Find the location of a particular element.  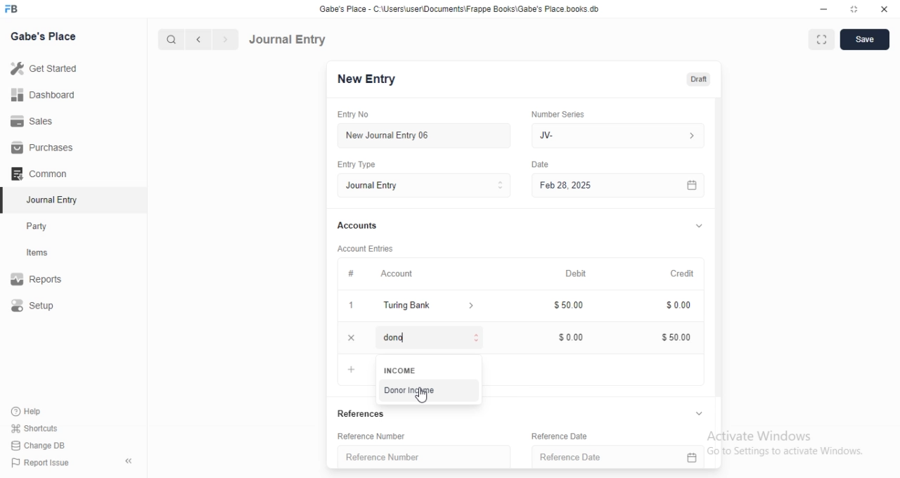

close is located at coordinates (349, 337).